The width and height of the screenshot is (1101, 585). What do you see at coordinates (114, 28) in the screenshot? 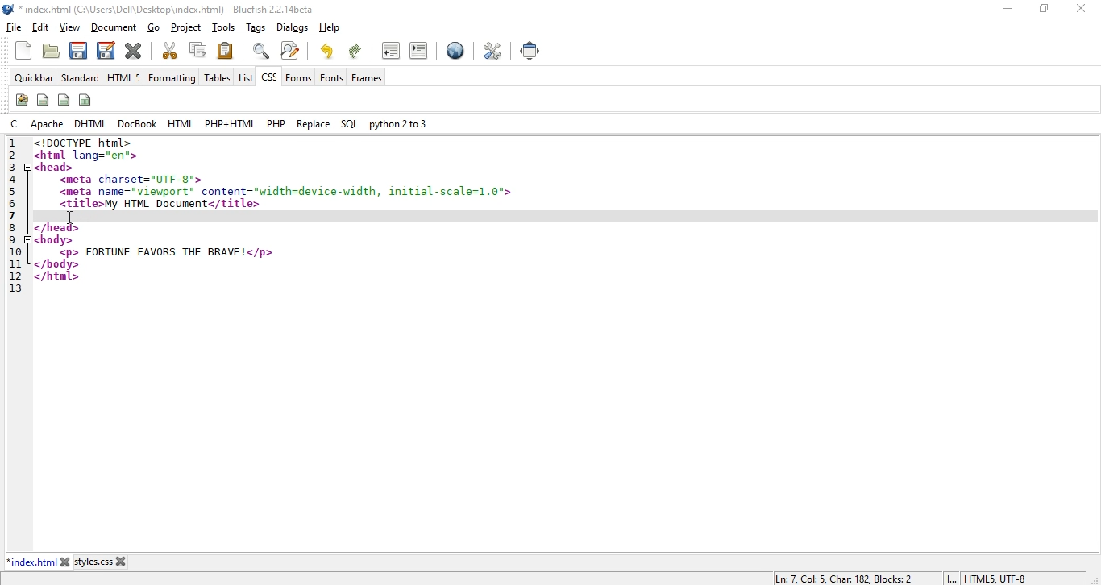
I see `document` at bounding box center [114, 28].